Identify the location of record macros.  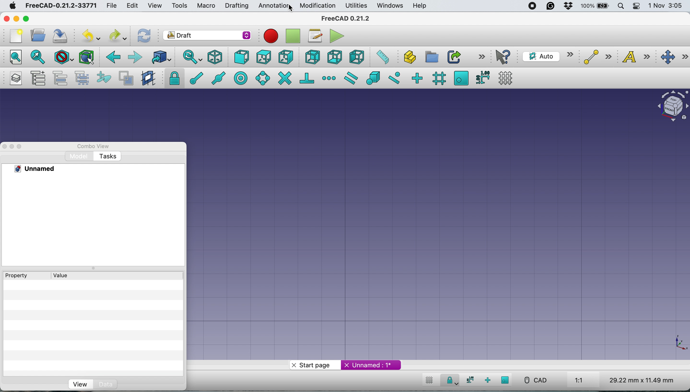
(269, 36).